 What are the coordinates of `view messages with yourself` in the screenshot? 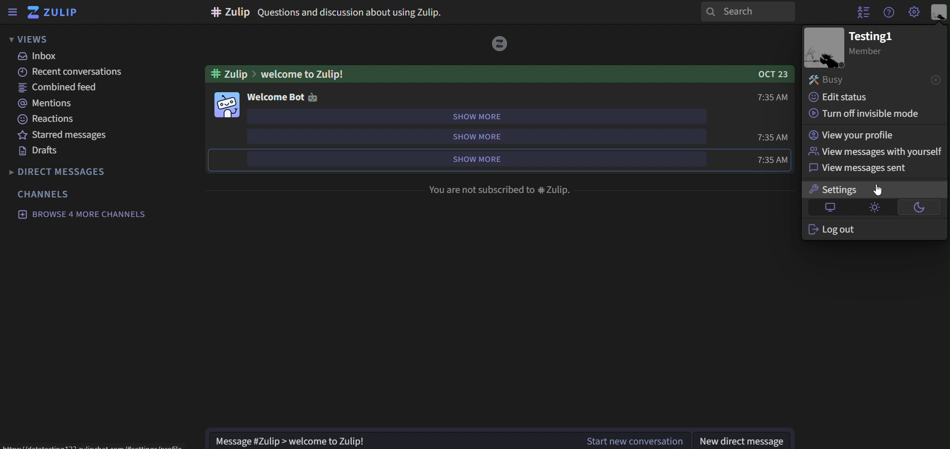 It's located at (875, 151).